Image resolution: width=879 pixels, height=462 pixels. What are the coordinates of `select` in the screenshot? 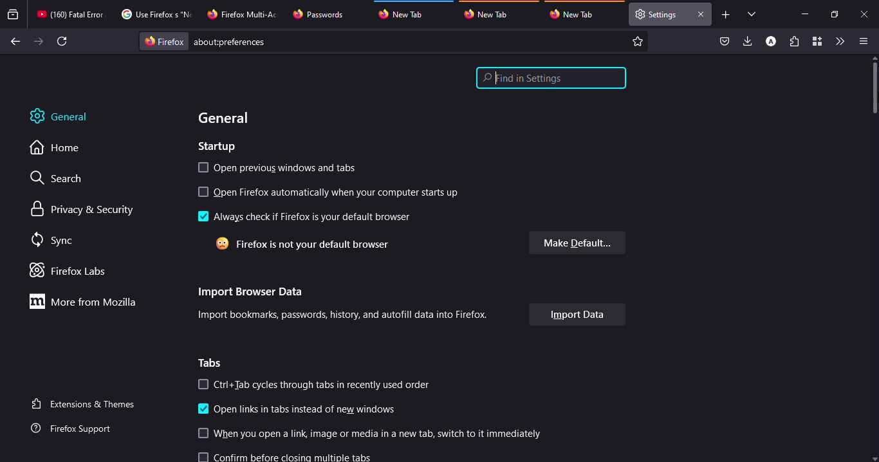 It's located at (203, 192).